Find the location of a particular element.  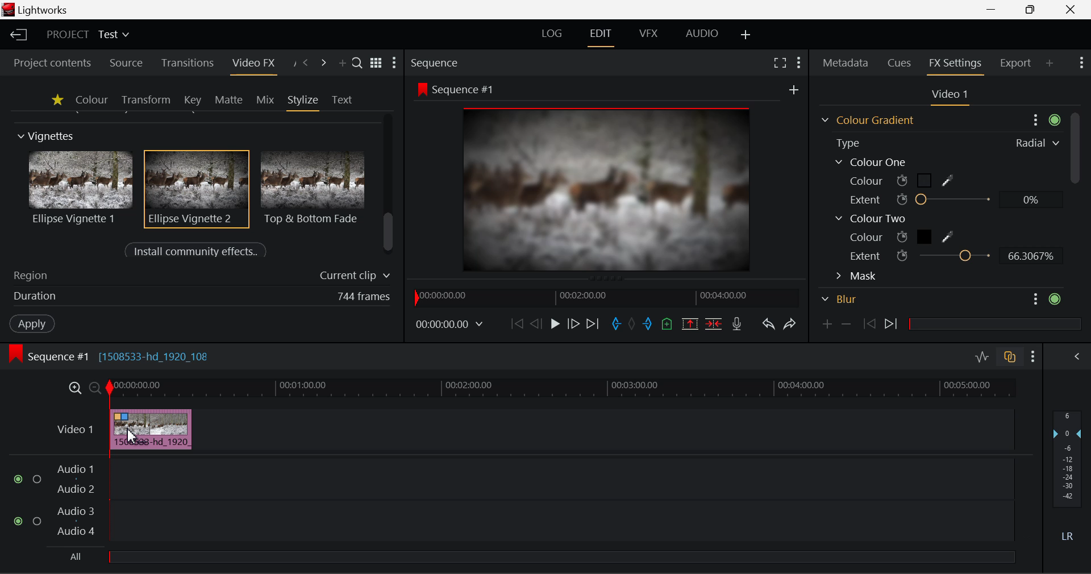

 Blur  is located at coordinates (941, 301).